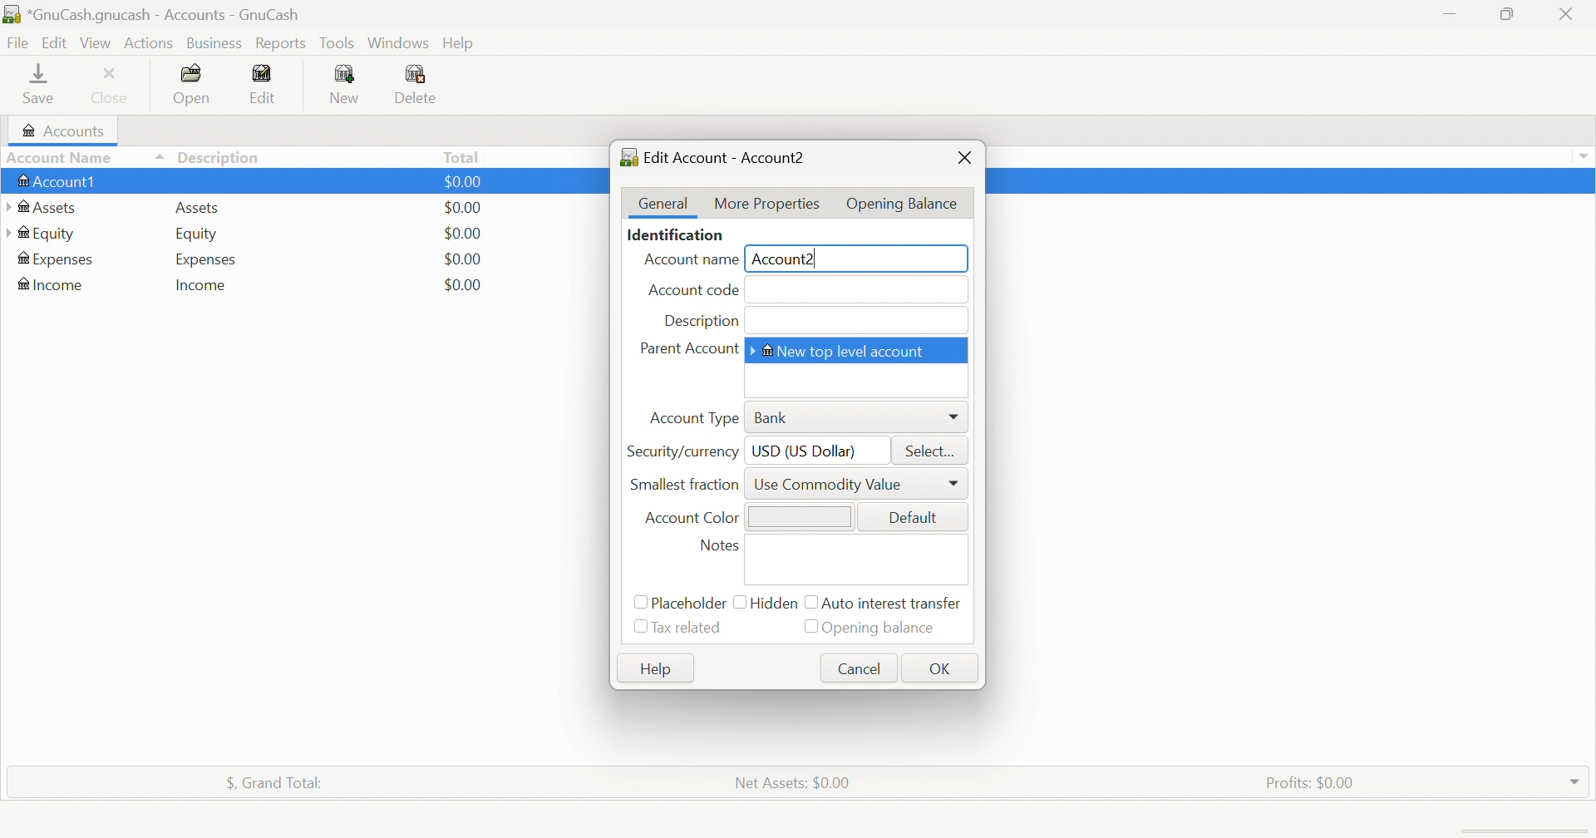 The width and height of the screenshot is (1596, 838). I want to click on Delete, so click(420, 85).